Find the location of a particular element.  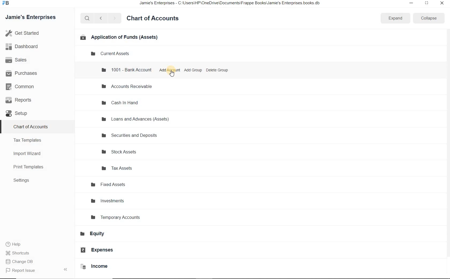

Stock Assets is located at coordinates (122, 152).